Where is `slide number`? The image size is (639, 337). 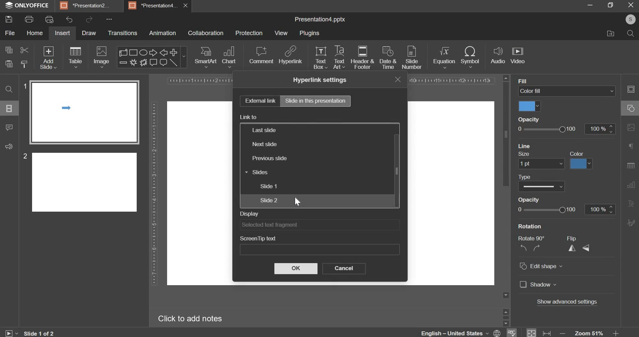
slide number is located at coordinates (412, 58).